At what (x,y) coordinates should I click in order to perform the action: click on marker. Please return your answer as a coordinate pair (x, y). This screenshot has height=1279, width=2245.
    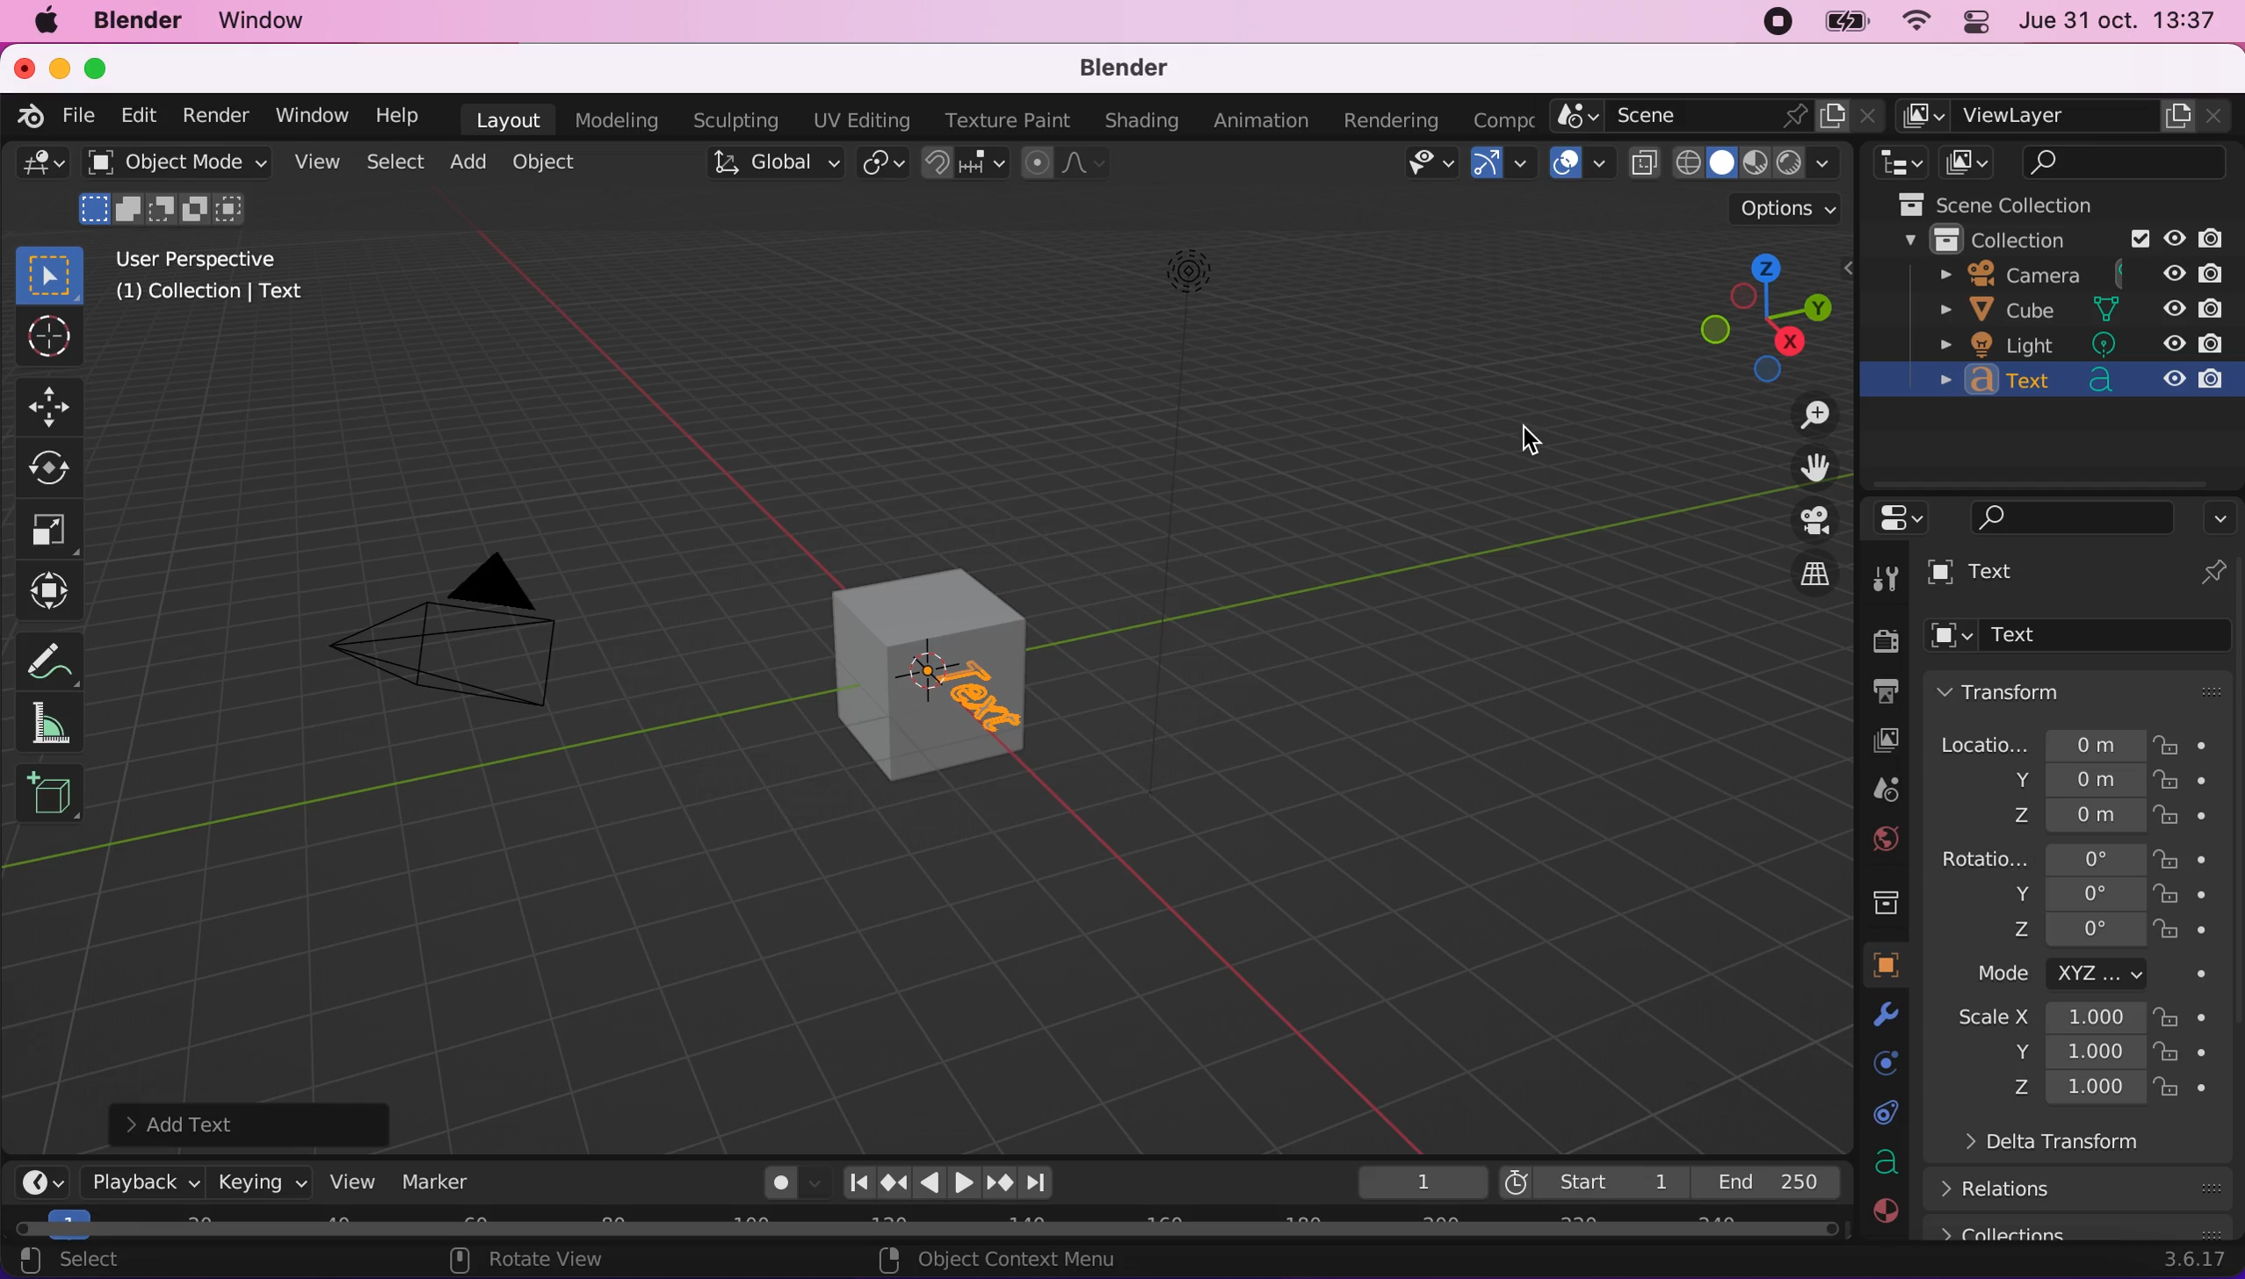
    Looking at the image, I should click on (444, 1180).